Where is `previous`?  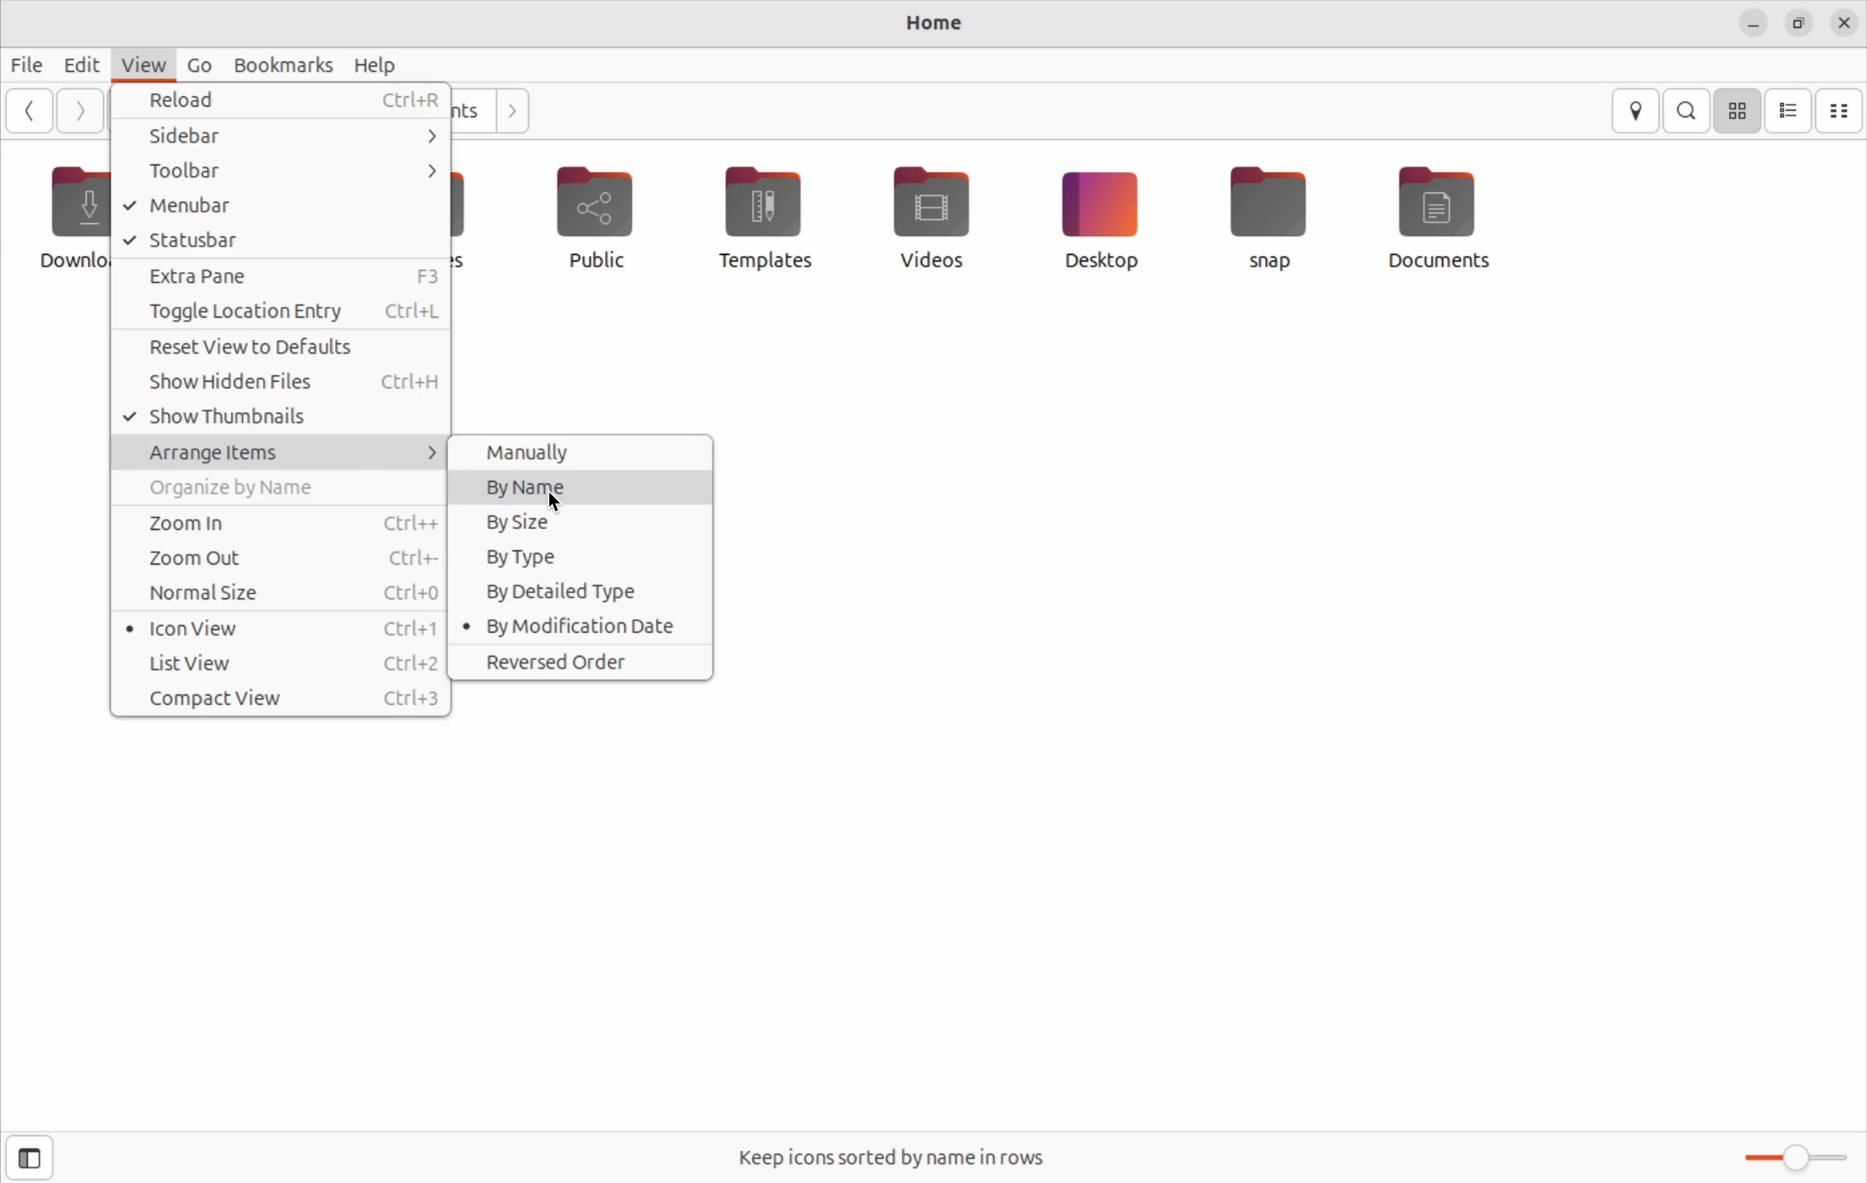
previous is located at coordinates (26, 110).